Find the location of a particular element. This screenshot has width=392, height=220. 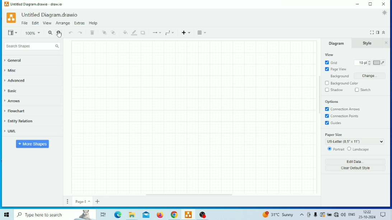

Landscape is located at coordinates (358, 149).